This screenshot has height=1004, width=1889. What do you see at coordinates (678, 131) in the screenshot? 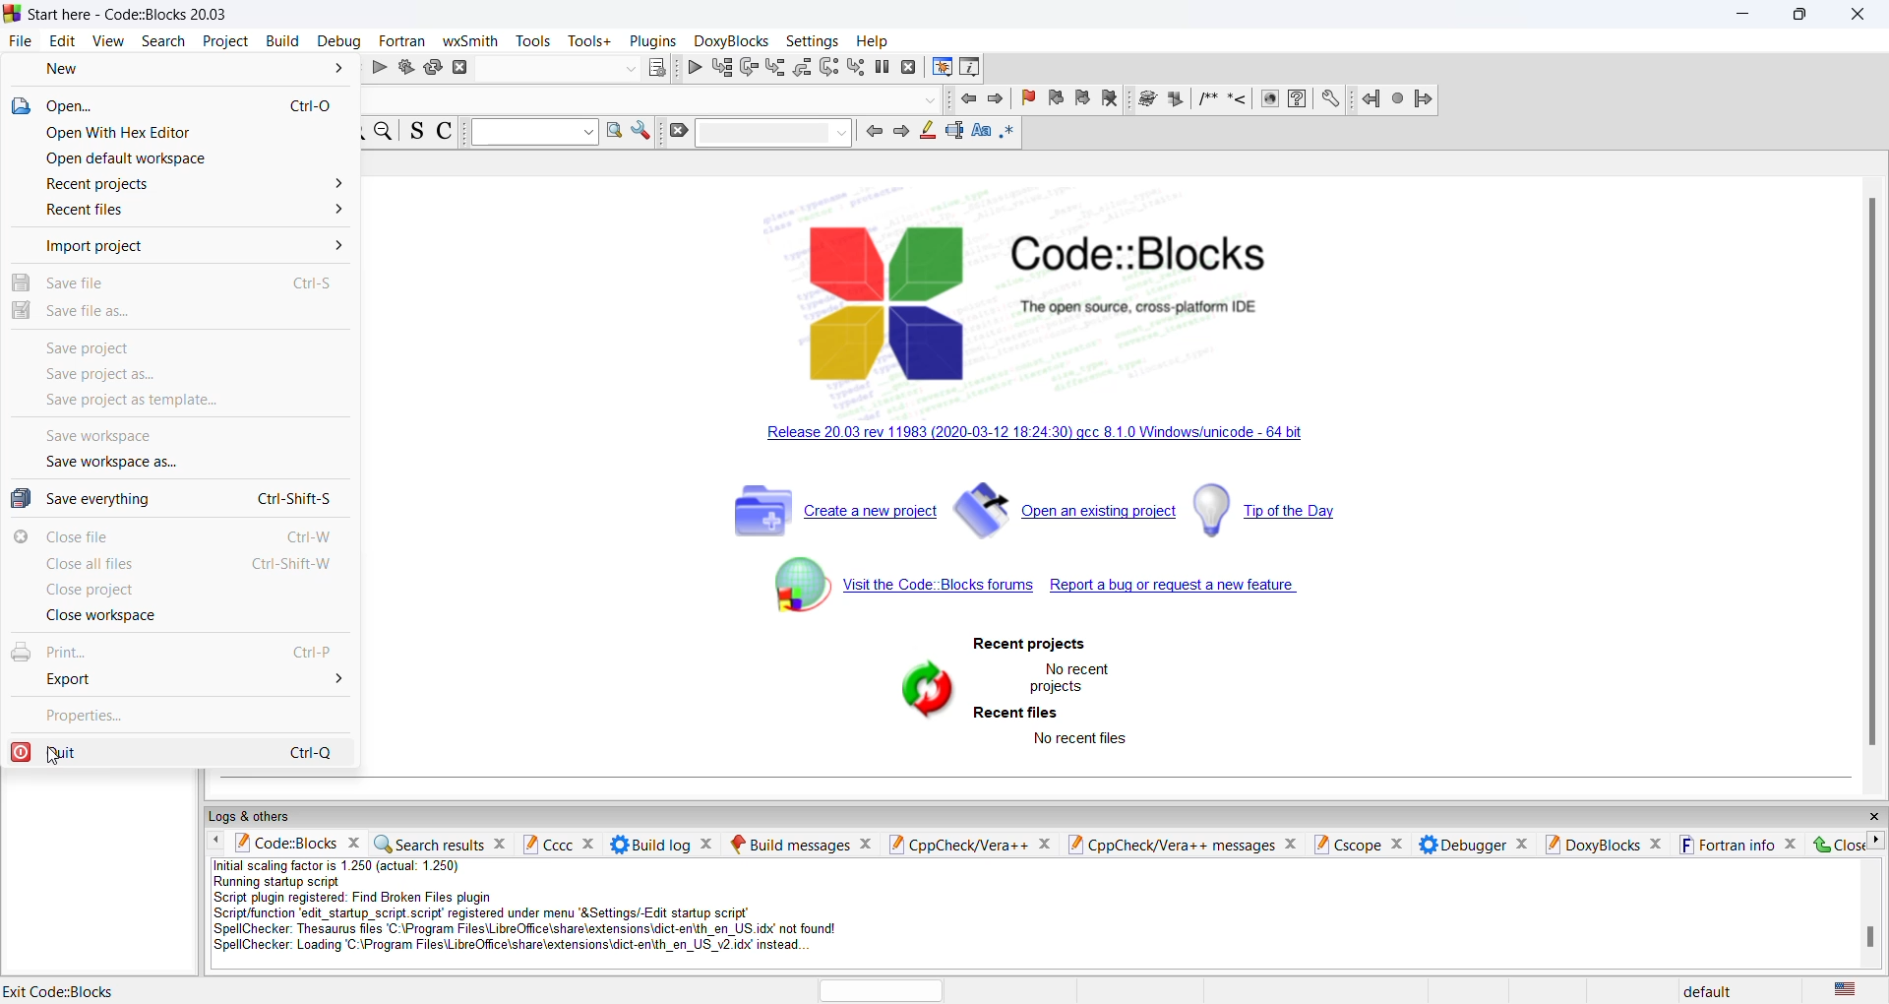
I see `clear` at bounding box center [678, 131].